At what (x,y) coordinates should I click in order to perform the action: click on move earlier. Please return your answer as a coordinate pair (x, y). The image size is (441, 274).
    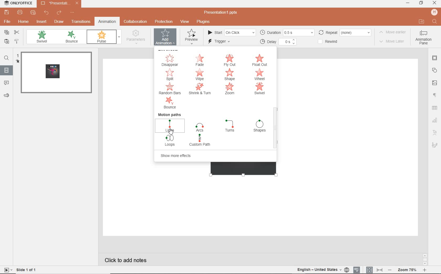
    Looking at the image, I should click on (392, 32).